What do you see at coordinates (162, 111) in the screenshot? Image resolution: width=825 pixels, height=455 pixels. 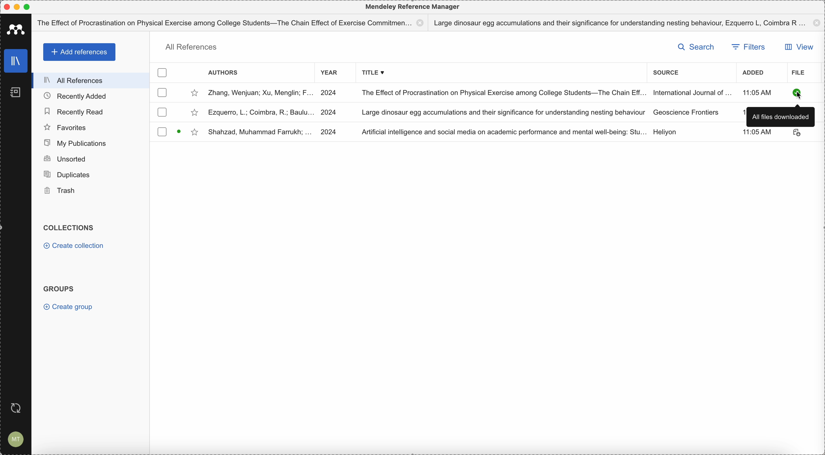 I see `checkbox` at bounding box center [162, 111].